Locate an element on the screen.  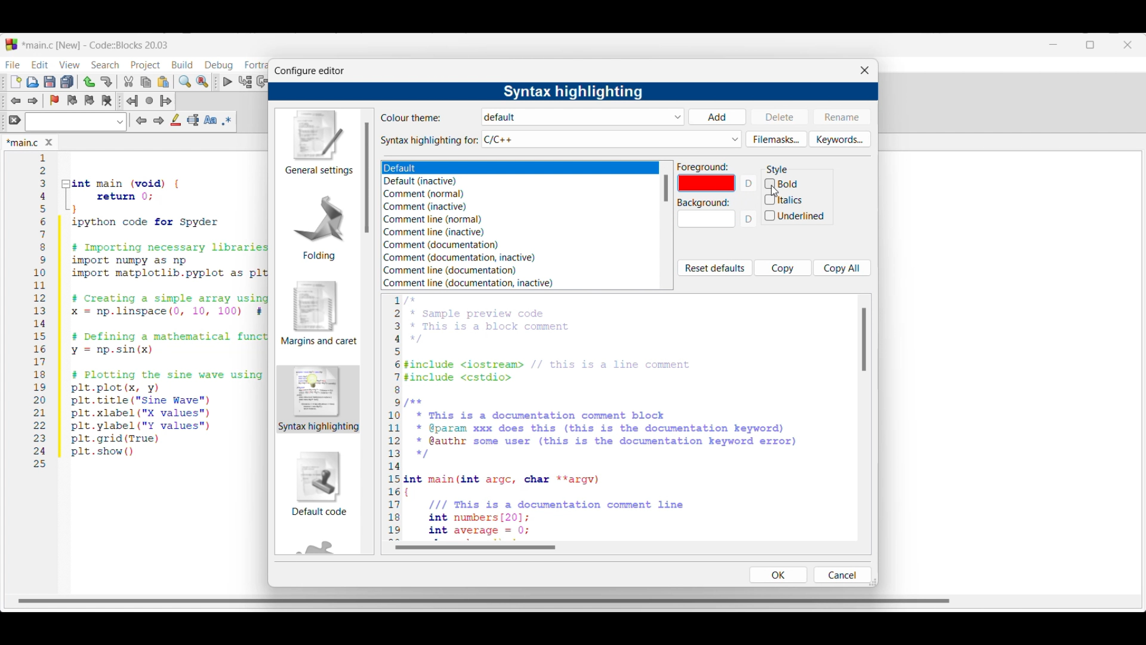
Indicates background color options is located at coordinates (703, 203).